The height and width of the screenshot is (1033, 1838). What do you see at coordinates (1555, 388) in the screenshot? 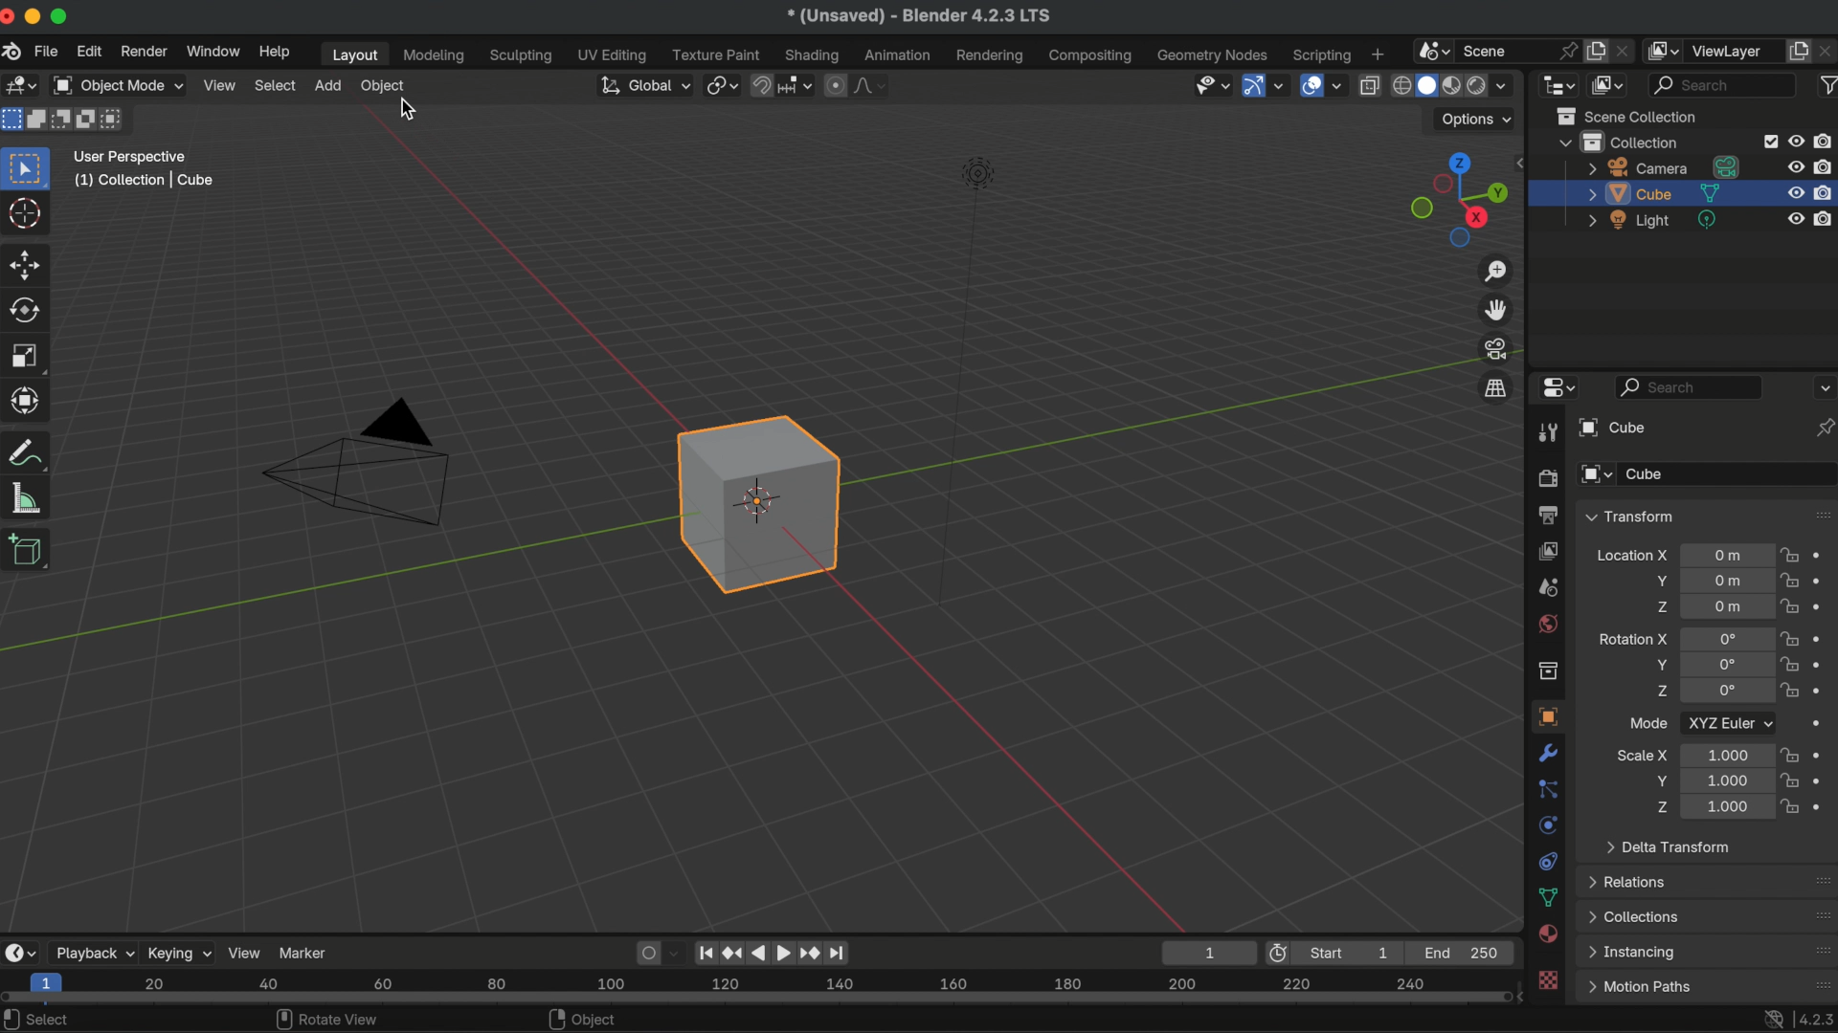
I see `editor type` at bounding box center [1555, 388].